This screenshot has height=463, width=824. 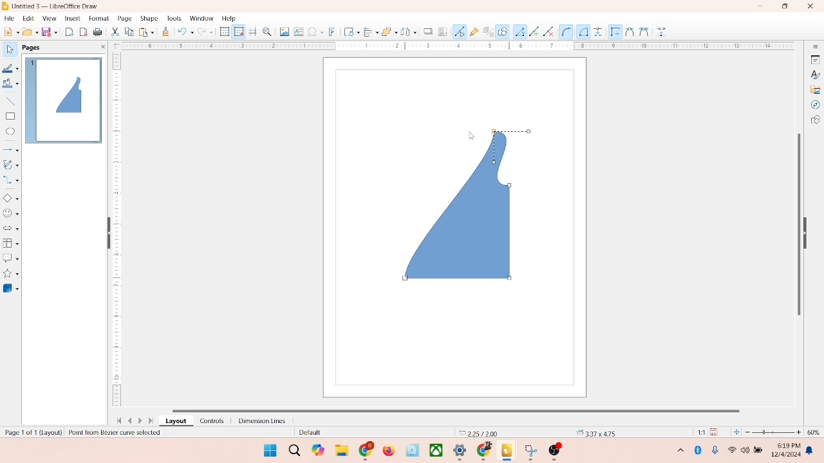 What do you see at coordinates (368, 30) in the screenshot?
I see `allign` at bounding box center [368, 30].